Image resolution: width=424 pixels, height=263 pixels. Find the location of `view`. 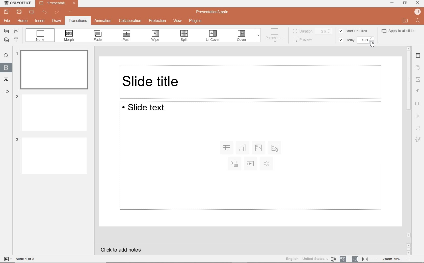

view is located at coordinates (178, 21).